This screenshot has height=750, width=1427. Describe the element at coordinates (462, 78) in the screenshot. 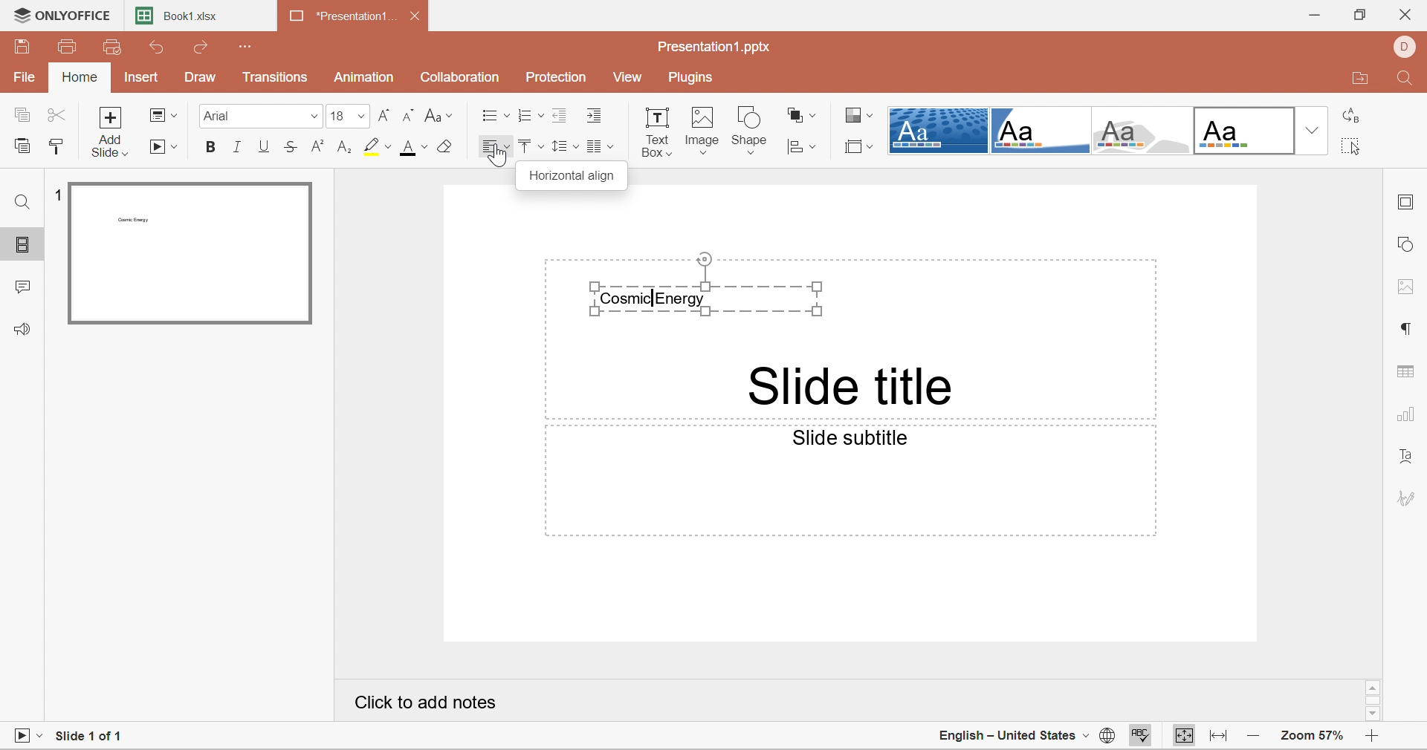

I see `Collaboration` at that location.